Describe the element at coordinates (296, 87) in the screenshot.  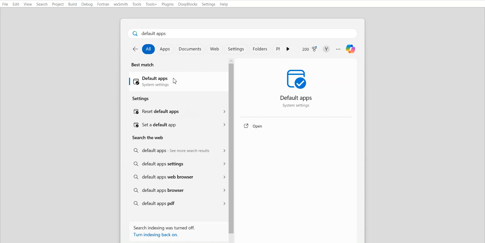
I see `Logo` at that location.